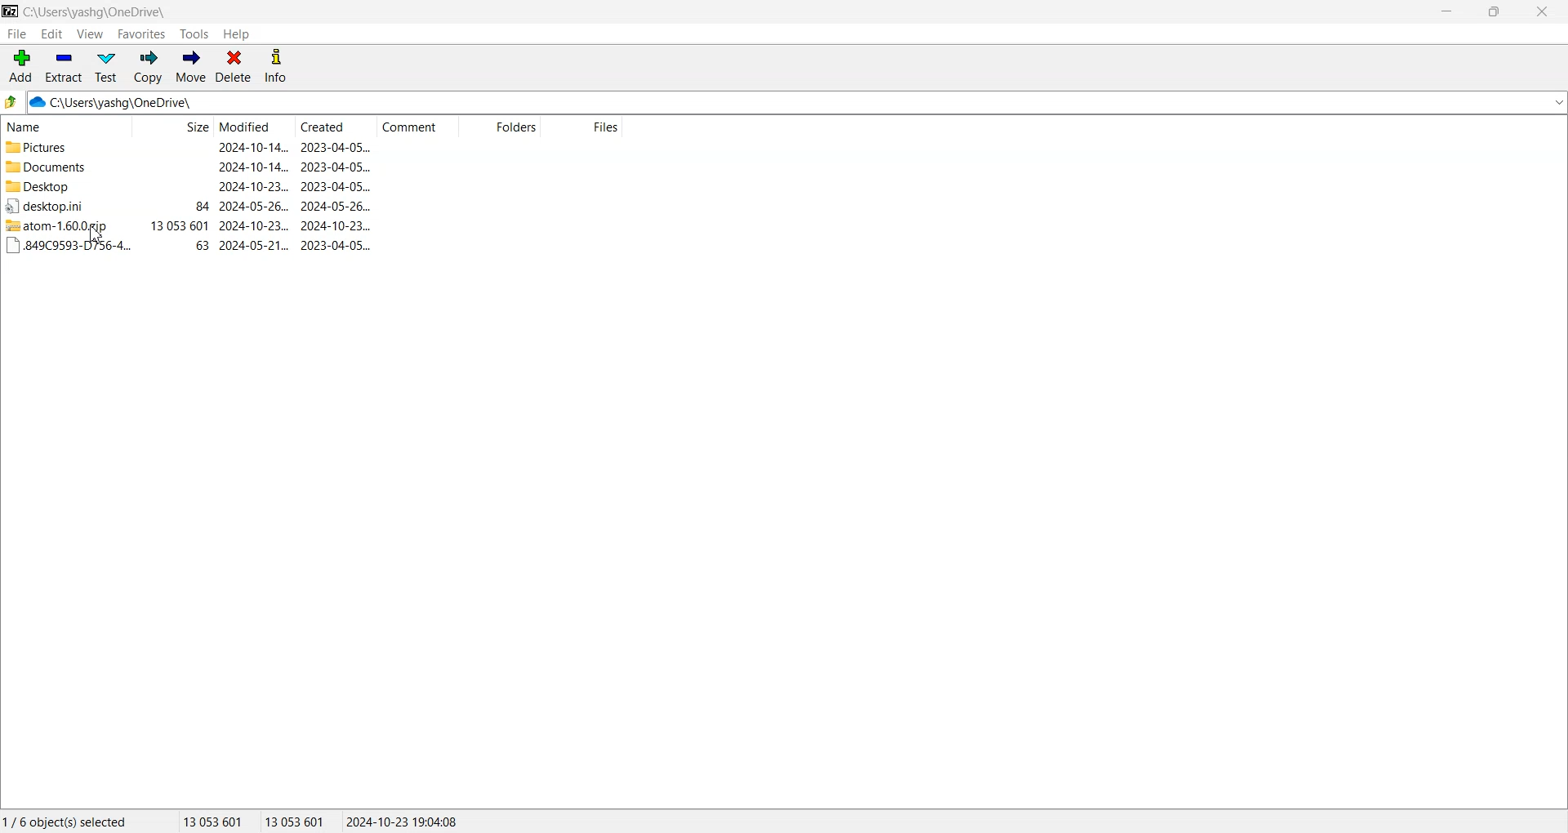  Describe the element at coordinates (180, 225) in the screenshot. I see `13 053 601` at that location.